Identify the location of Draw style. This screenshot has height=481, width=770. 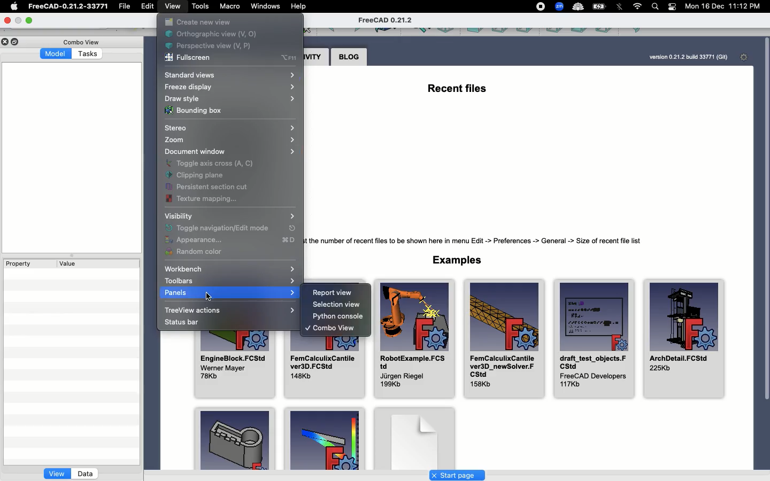
(228, 99).